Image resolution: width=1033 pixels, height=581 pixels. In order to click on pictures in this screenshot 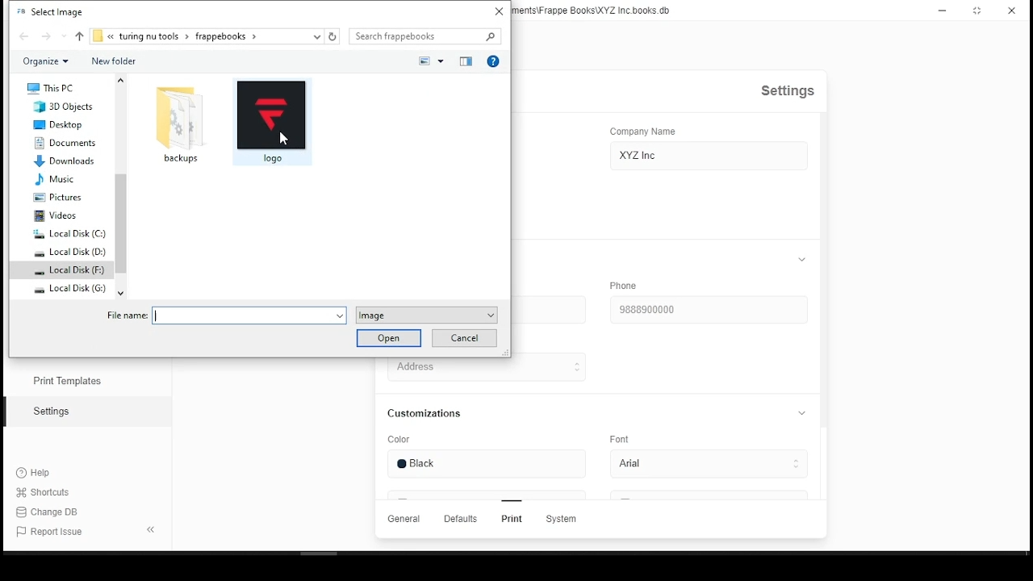, I will do `click(61, 198)`.